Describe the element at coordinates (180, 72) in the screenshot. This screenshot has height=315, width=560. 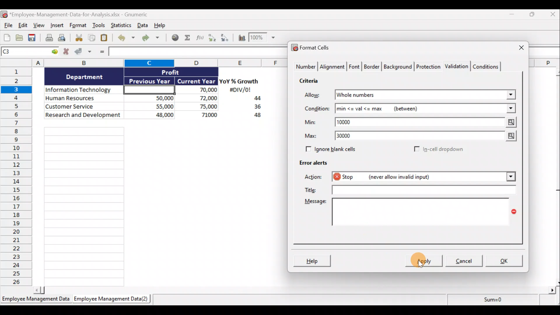
I see `Profit` at that location.